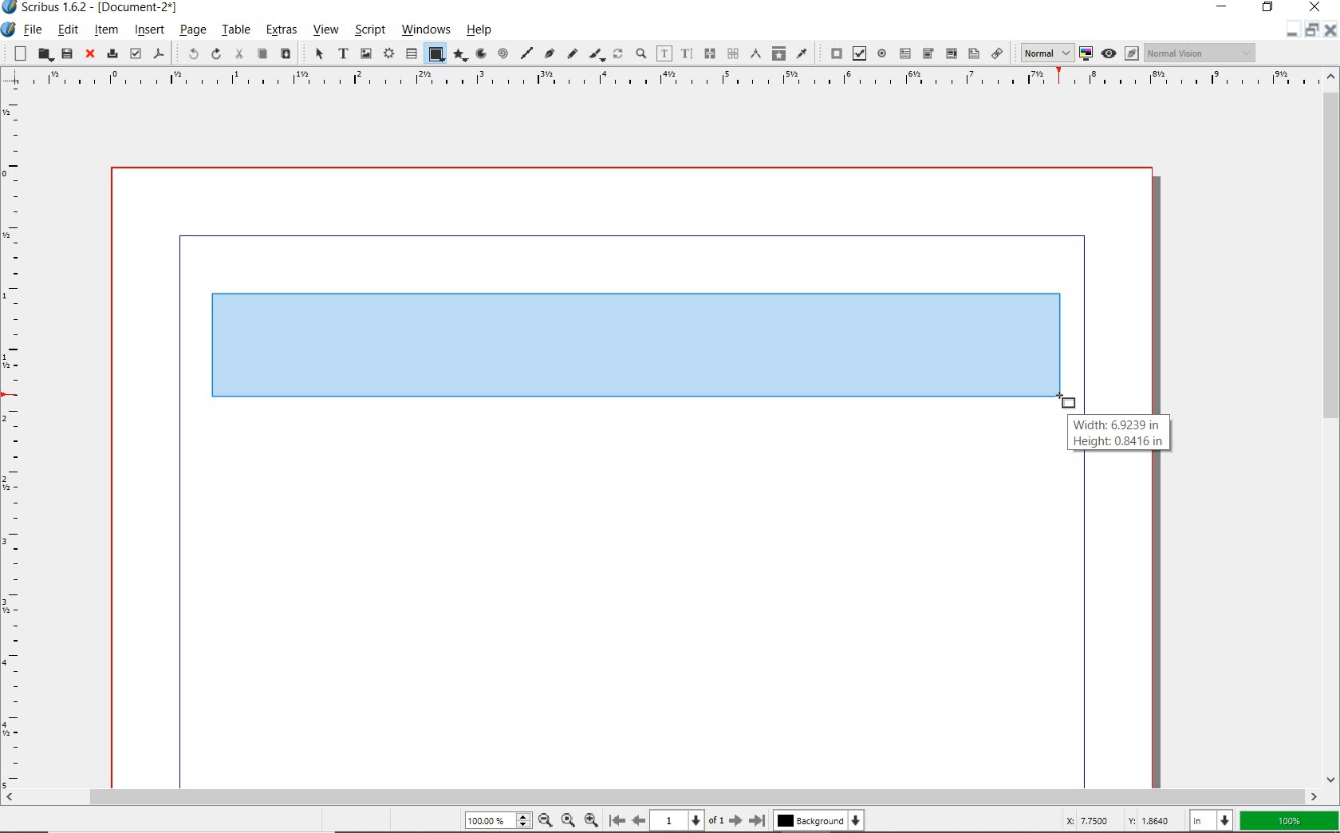  Describe the element at coordinates (707, 54) in the screenshot. I see `unlink text frames` at that location.